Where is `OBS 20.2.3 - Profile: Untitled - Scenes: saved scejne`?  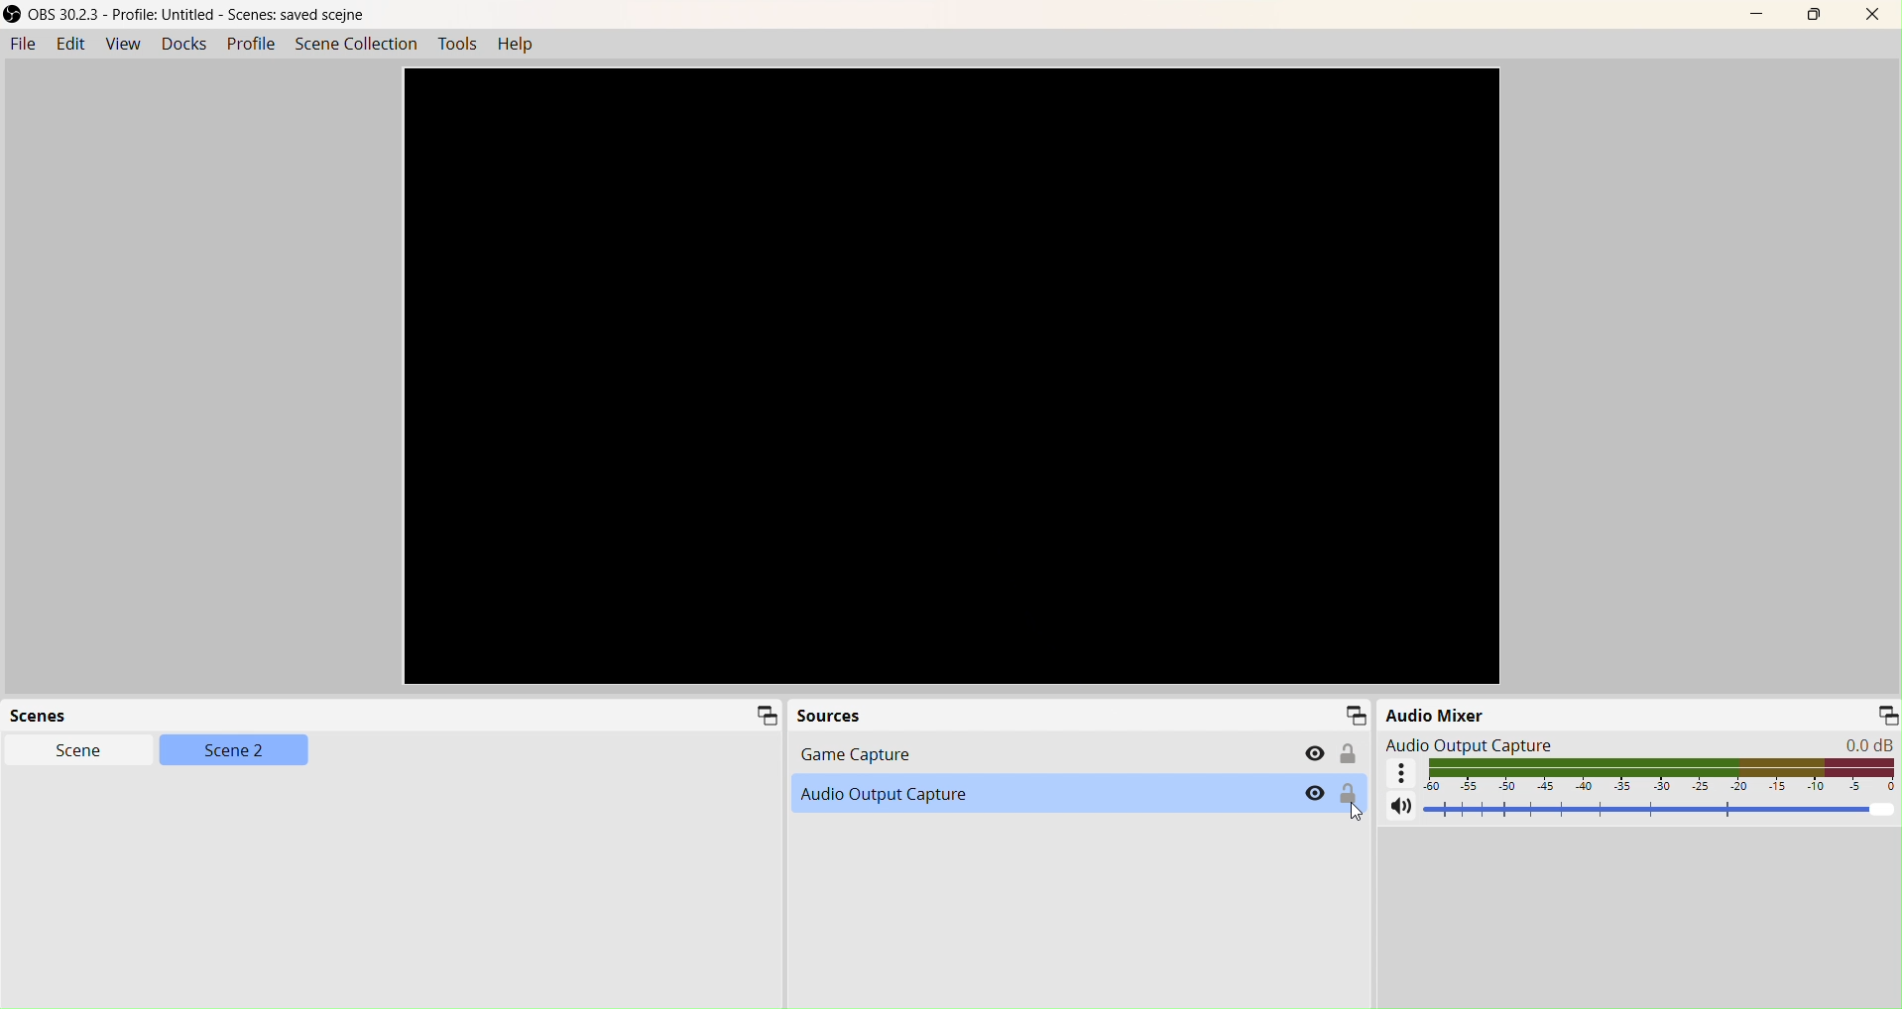
OBS 20.2.3 - Profile: Untitled - Scenes: saved scejne is located at coordinates (188, 12).